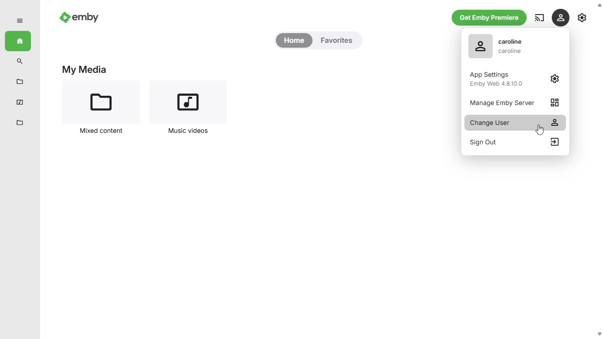  What do you see at coordinates (336, 41) in the screenshot?
I see `favorites` at bounding box center [336, 41].